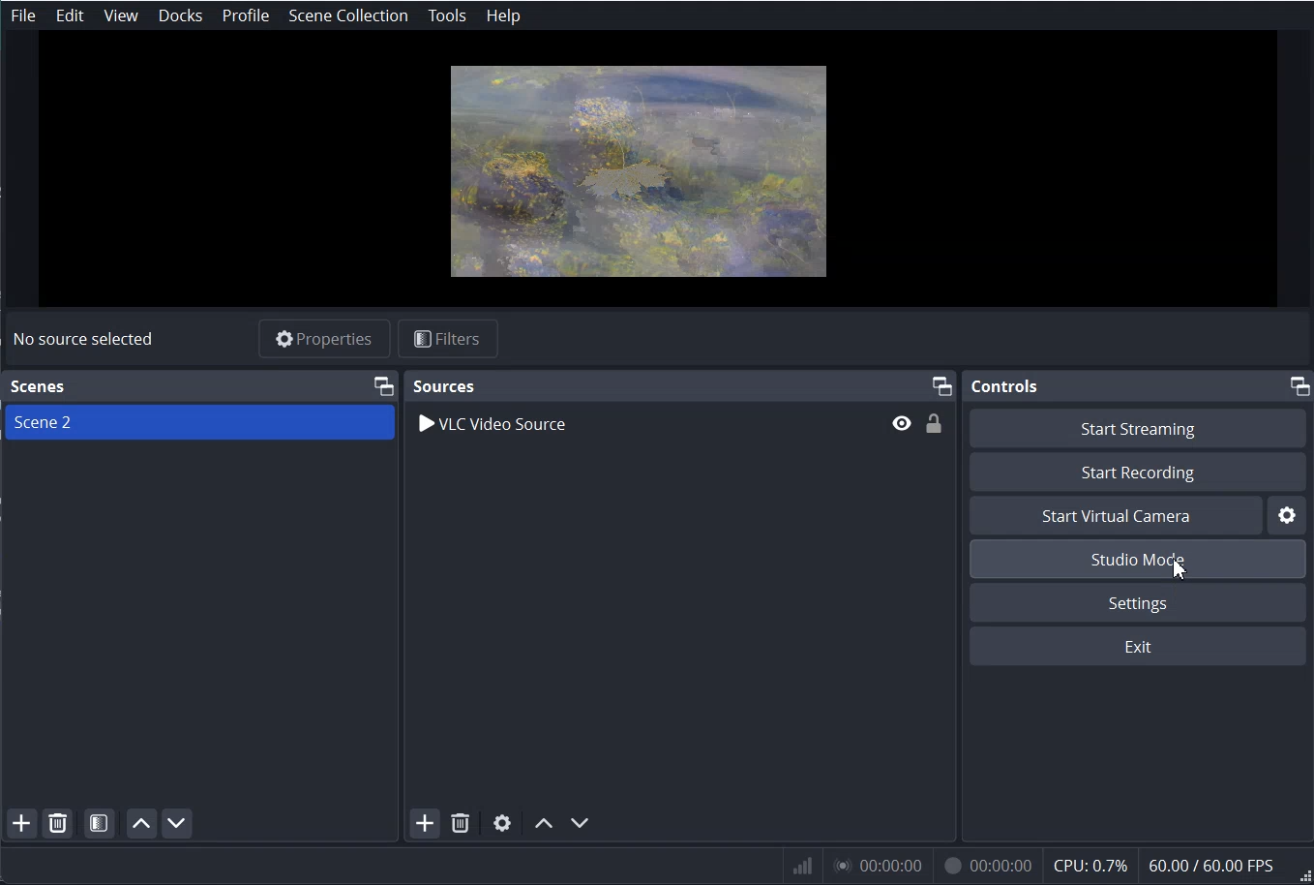 Image resolution: width=1314 pixels, height=885 pixels. Describe the element at coordinates (23, 16) in the screenshot. I see `File` at that location.